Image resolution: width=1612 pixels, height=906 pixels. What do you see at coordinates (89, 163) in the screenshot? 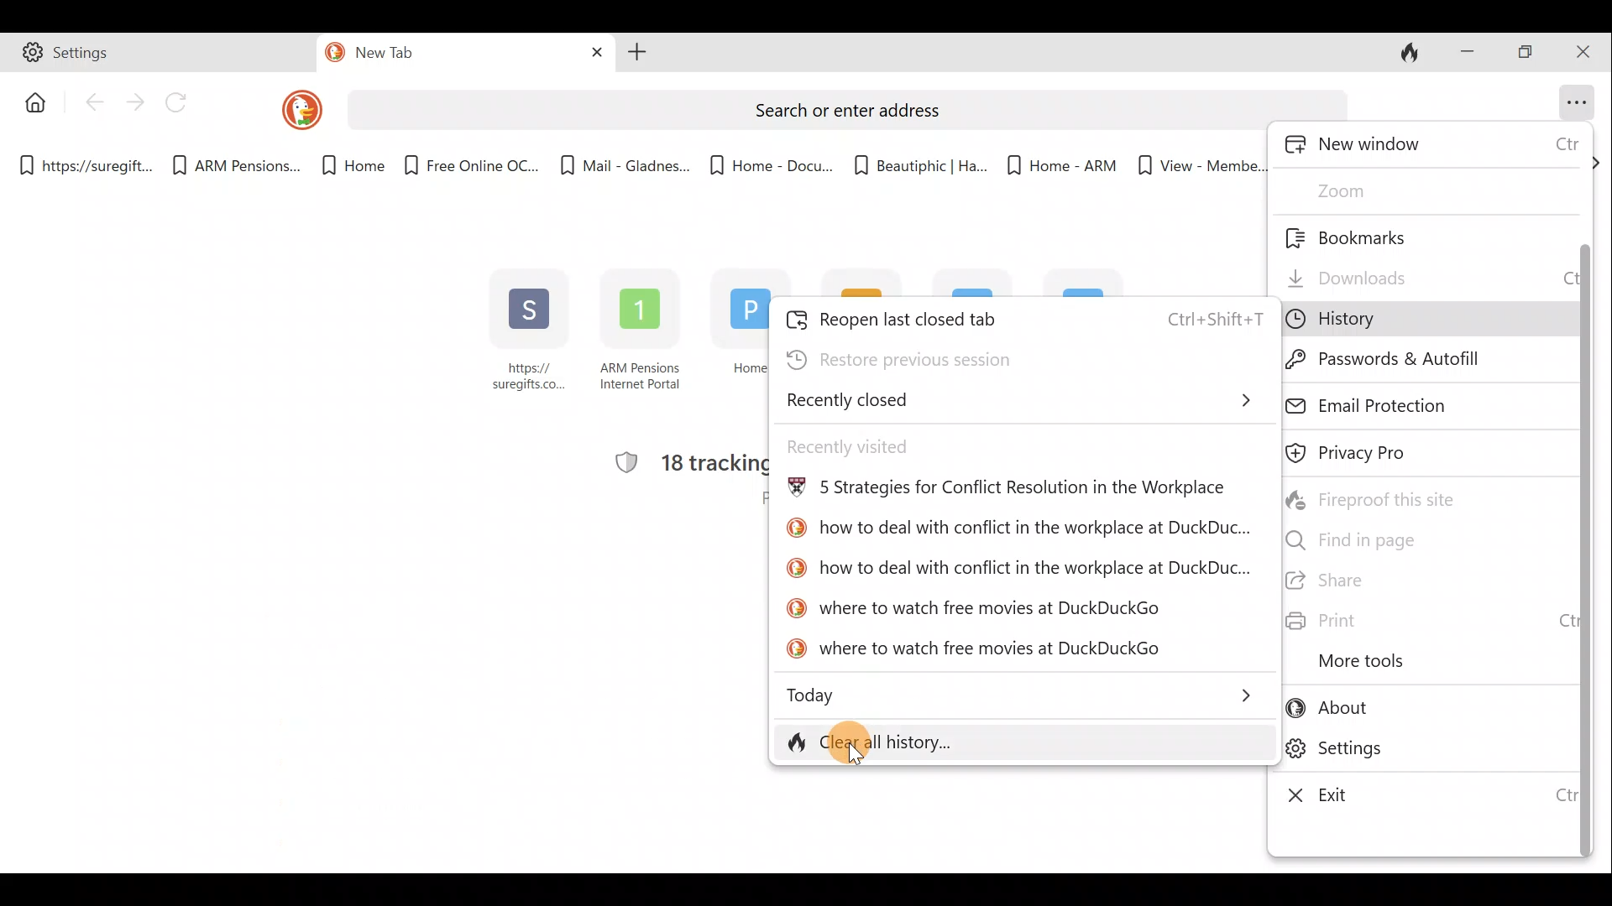
I see `https://suregitt...` at bounding box center [89, 163].